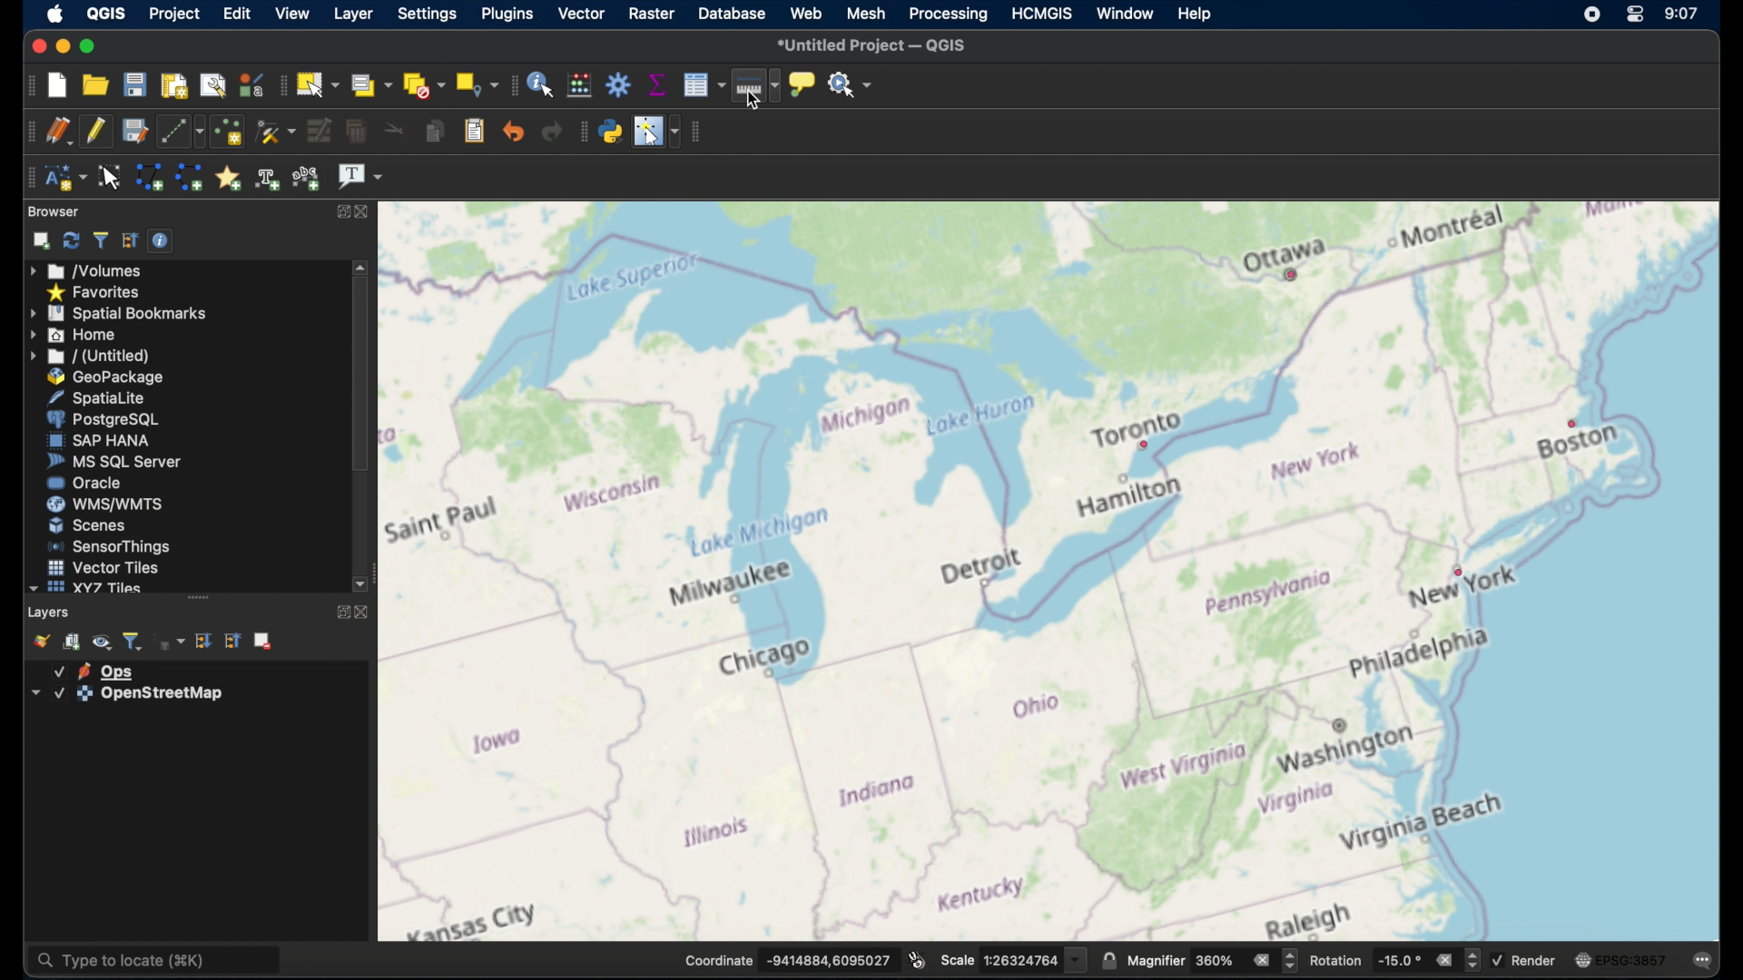 The height and width of the screenshot is (980, 1743). I want to click on magnifier, so click(1212, 960).